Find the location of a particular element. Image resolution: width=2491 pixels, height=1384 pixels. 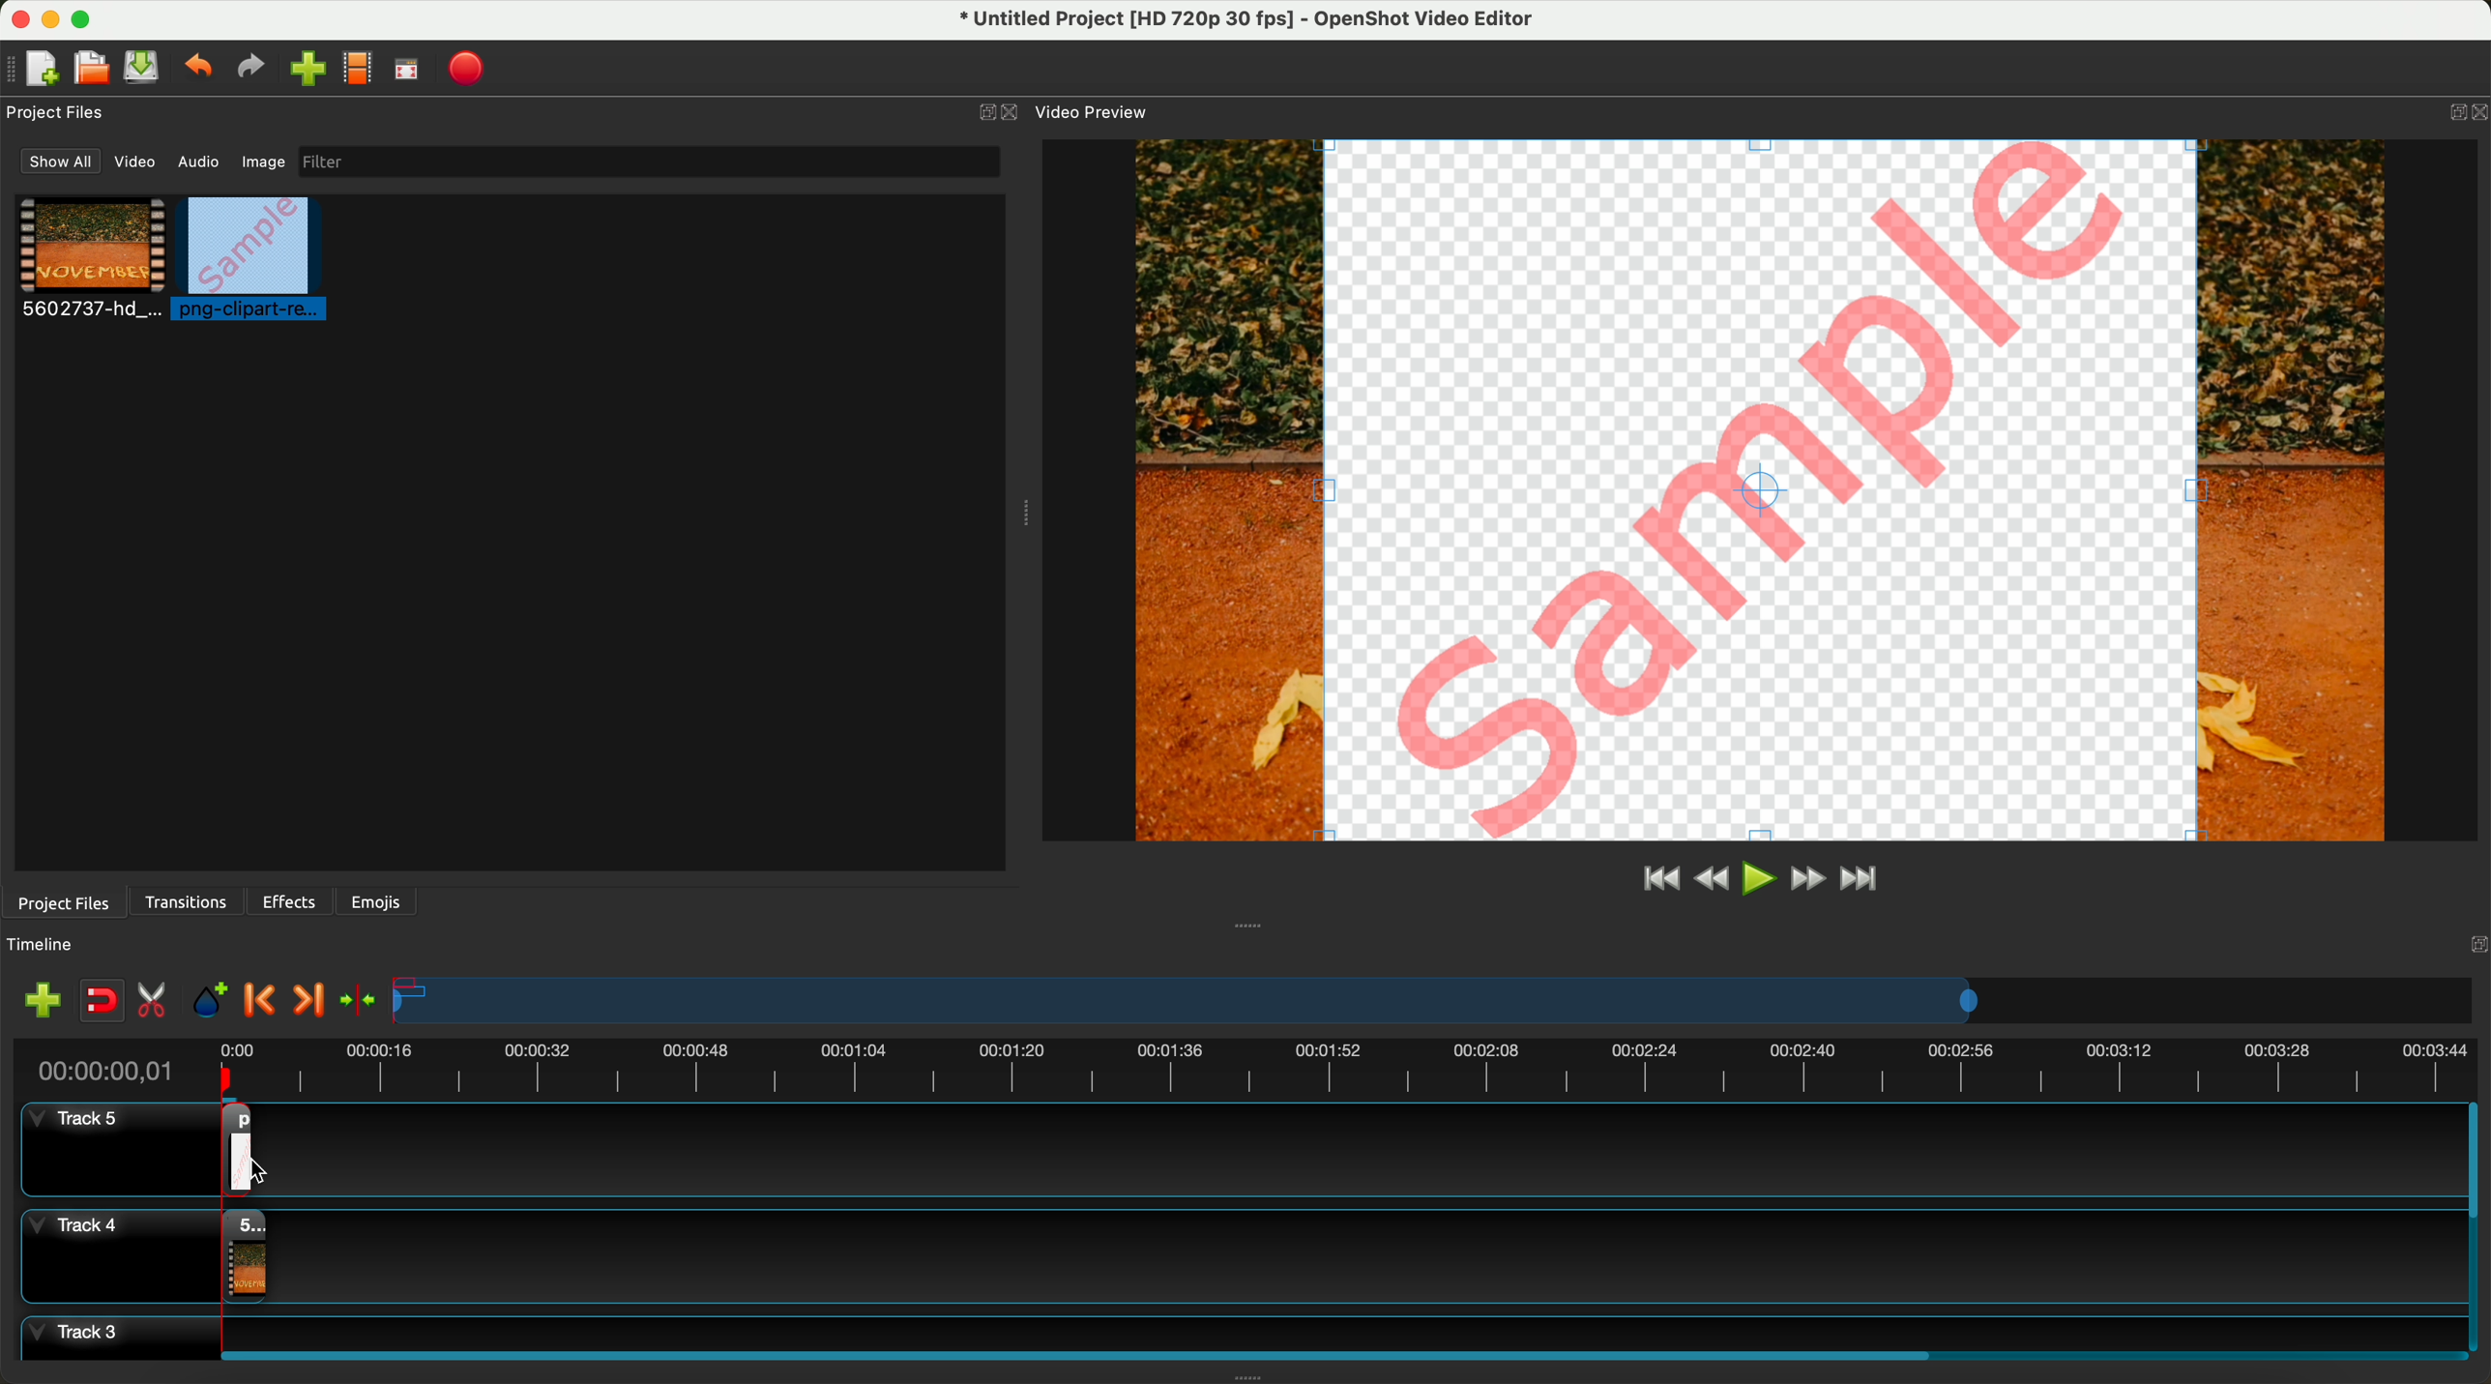

filter is located at coordinates (644, 162).